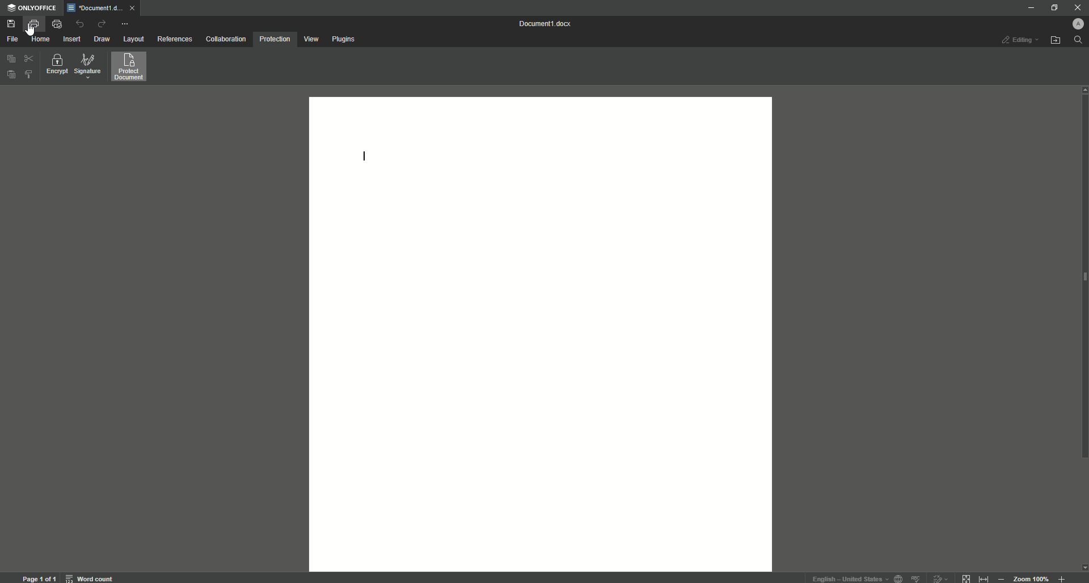  I want to click on Minimize, so click(1028, 7).